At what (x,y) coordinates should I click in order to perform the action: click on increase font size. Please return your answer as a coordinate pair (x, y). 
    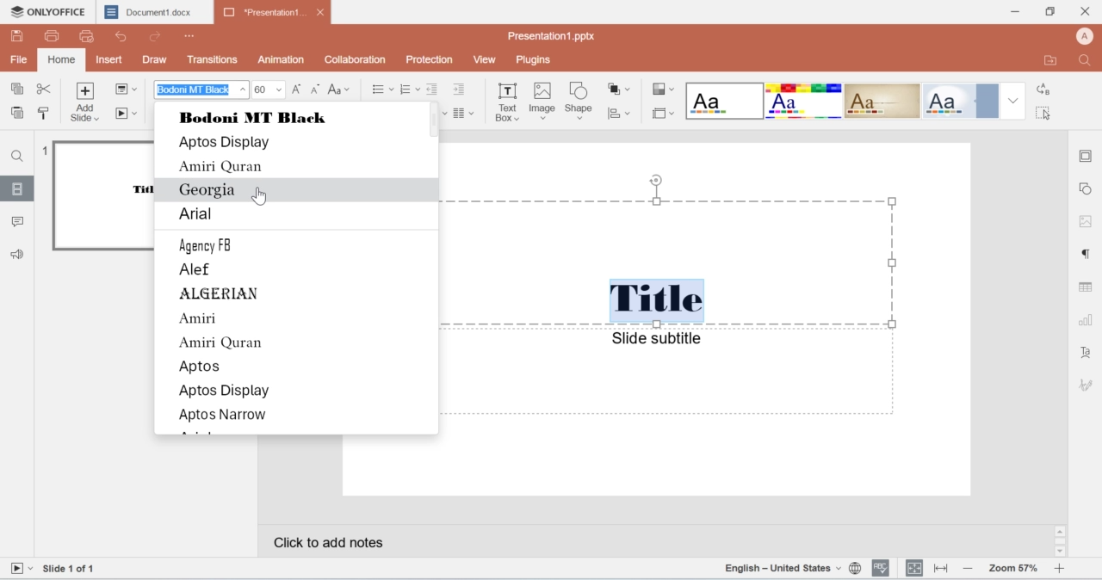
    Looking at the image, I should click on (299, 91).